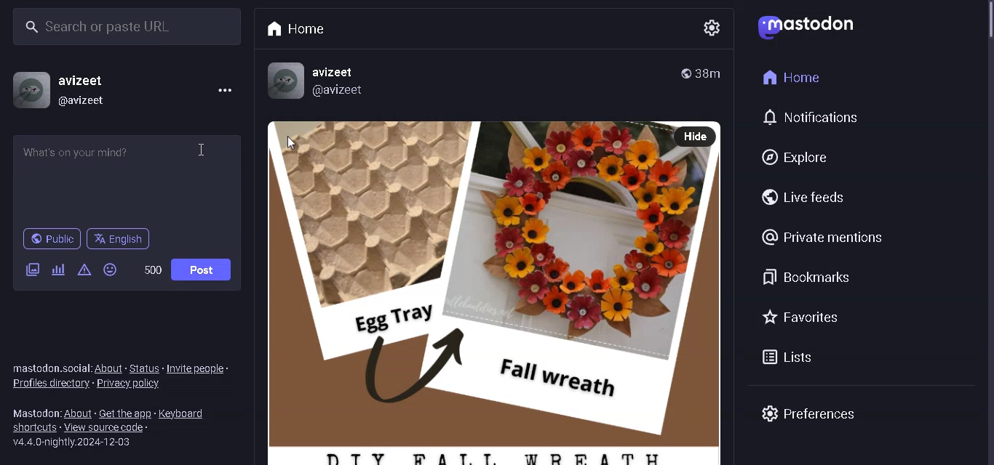  Describe the element at coordinates (128, 179) in the screenshot. I see `whats on your mind` at that location.